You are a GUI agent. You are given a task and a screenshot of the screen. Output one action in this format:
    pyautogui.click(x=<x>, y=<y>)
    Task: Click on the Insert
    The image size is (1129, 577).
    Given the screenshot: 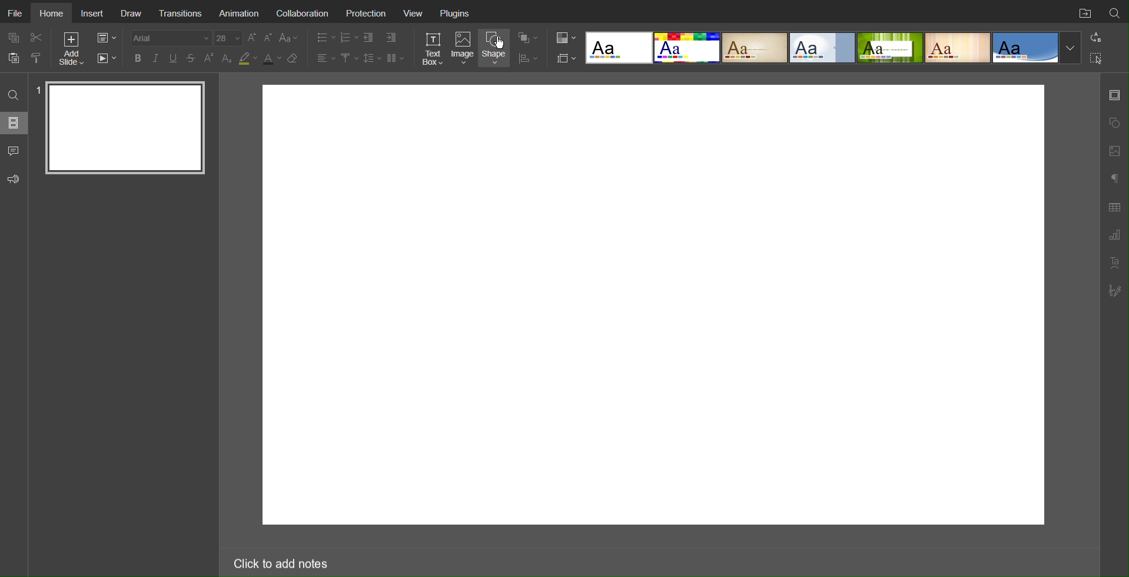 What is the action you would take?
    pyautogui.click(x=93, y=12)
    